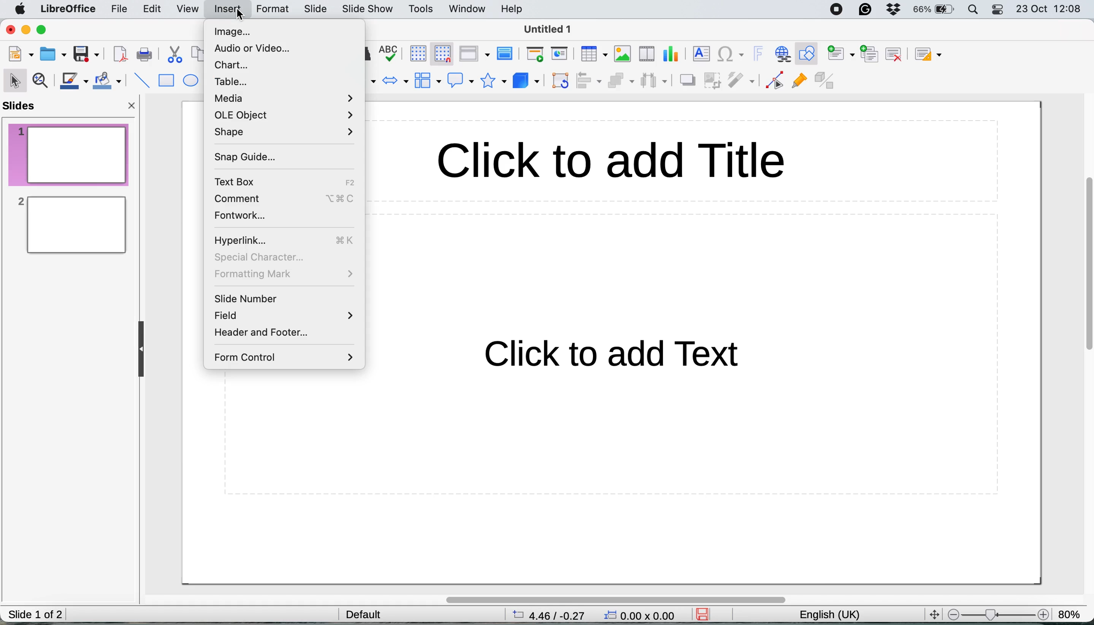 This screenshot has width=1094, height=625. What do you see at coordinates (1071, 610) in the screenshot?
I see `zoom factor` at bounding box center [1071, 610].